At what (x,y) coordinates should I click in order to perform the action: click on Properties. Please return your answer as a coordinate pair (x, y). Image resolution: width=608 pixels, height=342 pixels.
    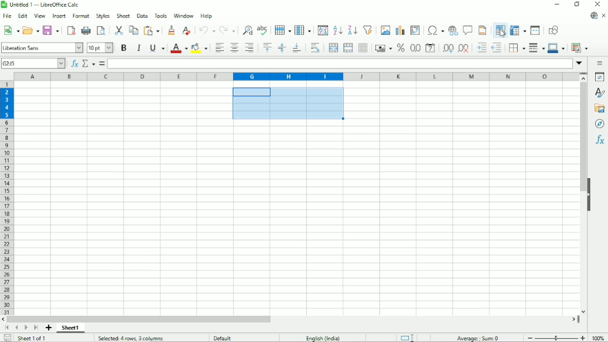
    Looking at the image, I should click on (599, 76).